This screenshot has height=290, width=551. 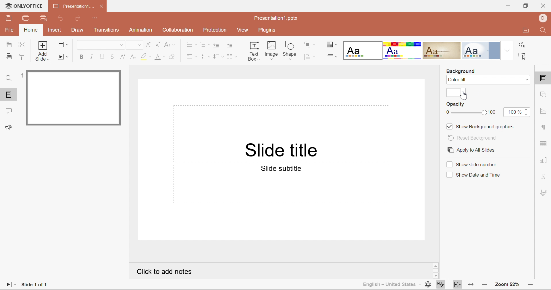 What do you see at coordinates (148, 44) in the screenshot?
I see `Increment font size` at bounding box center [148, 44].